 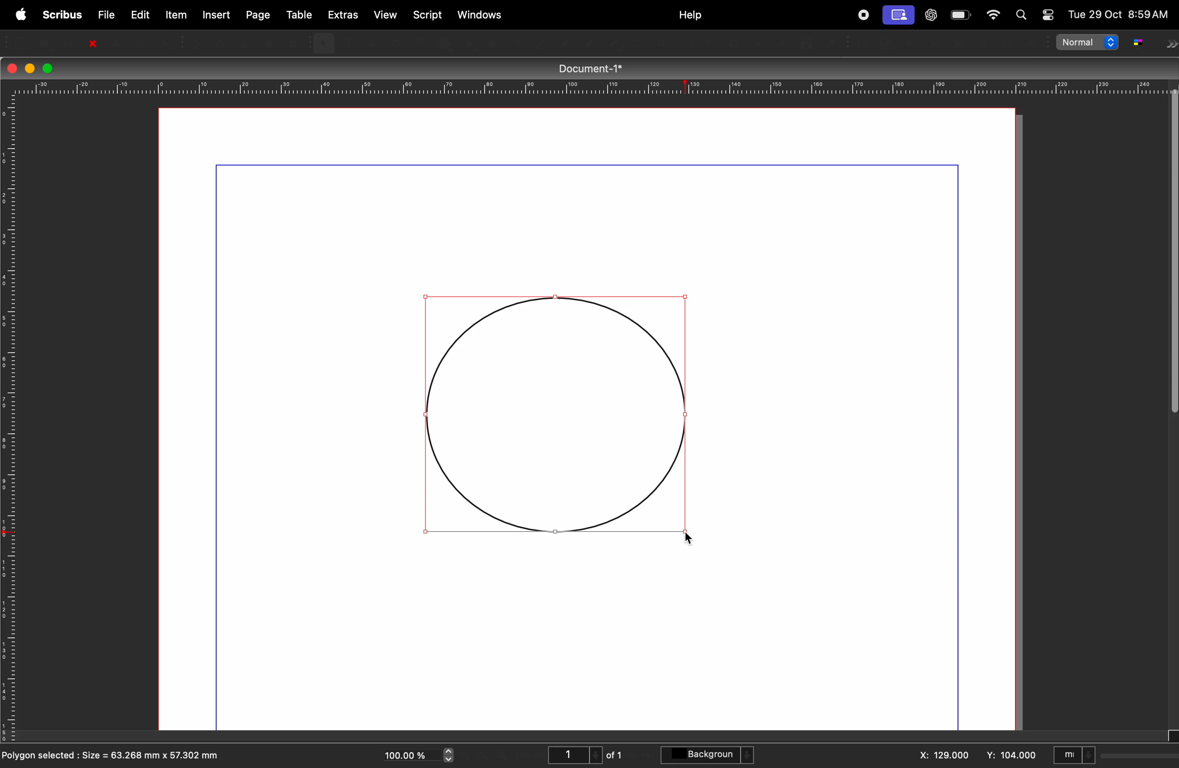 What do you see at coordinates (140, 14) in the screenshot?
I see `edit` at bounding box center [140, 14].